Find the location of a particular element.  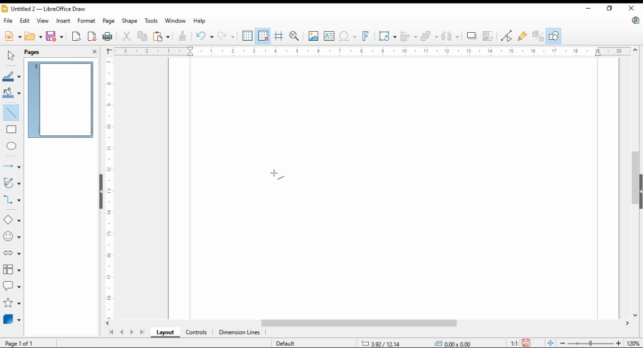

tools is located at coordinates (151, 21).